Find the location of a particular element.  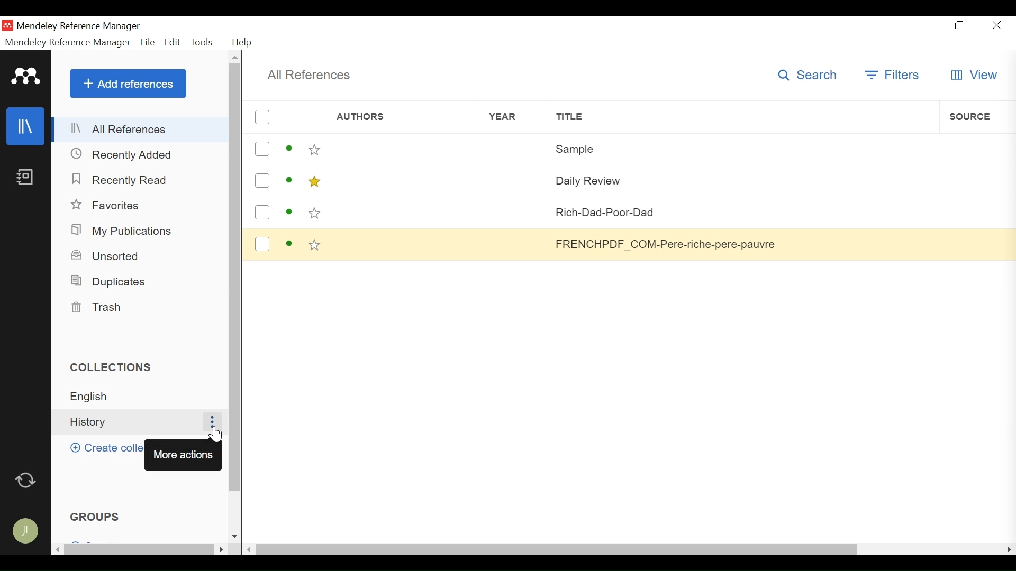

Scroll left is located at coordinates (251, 548).